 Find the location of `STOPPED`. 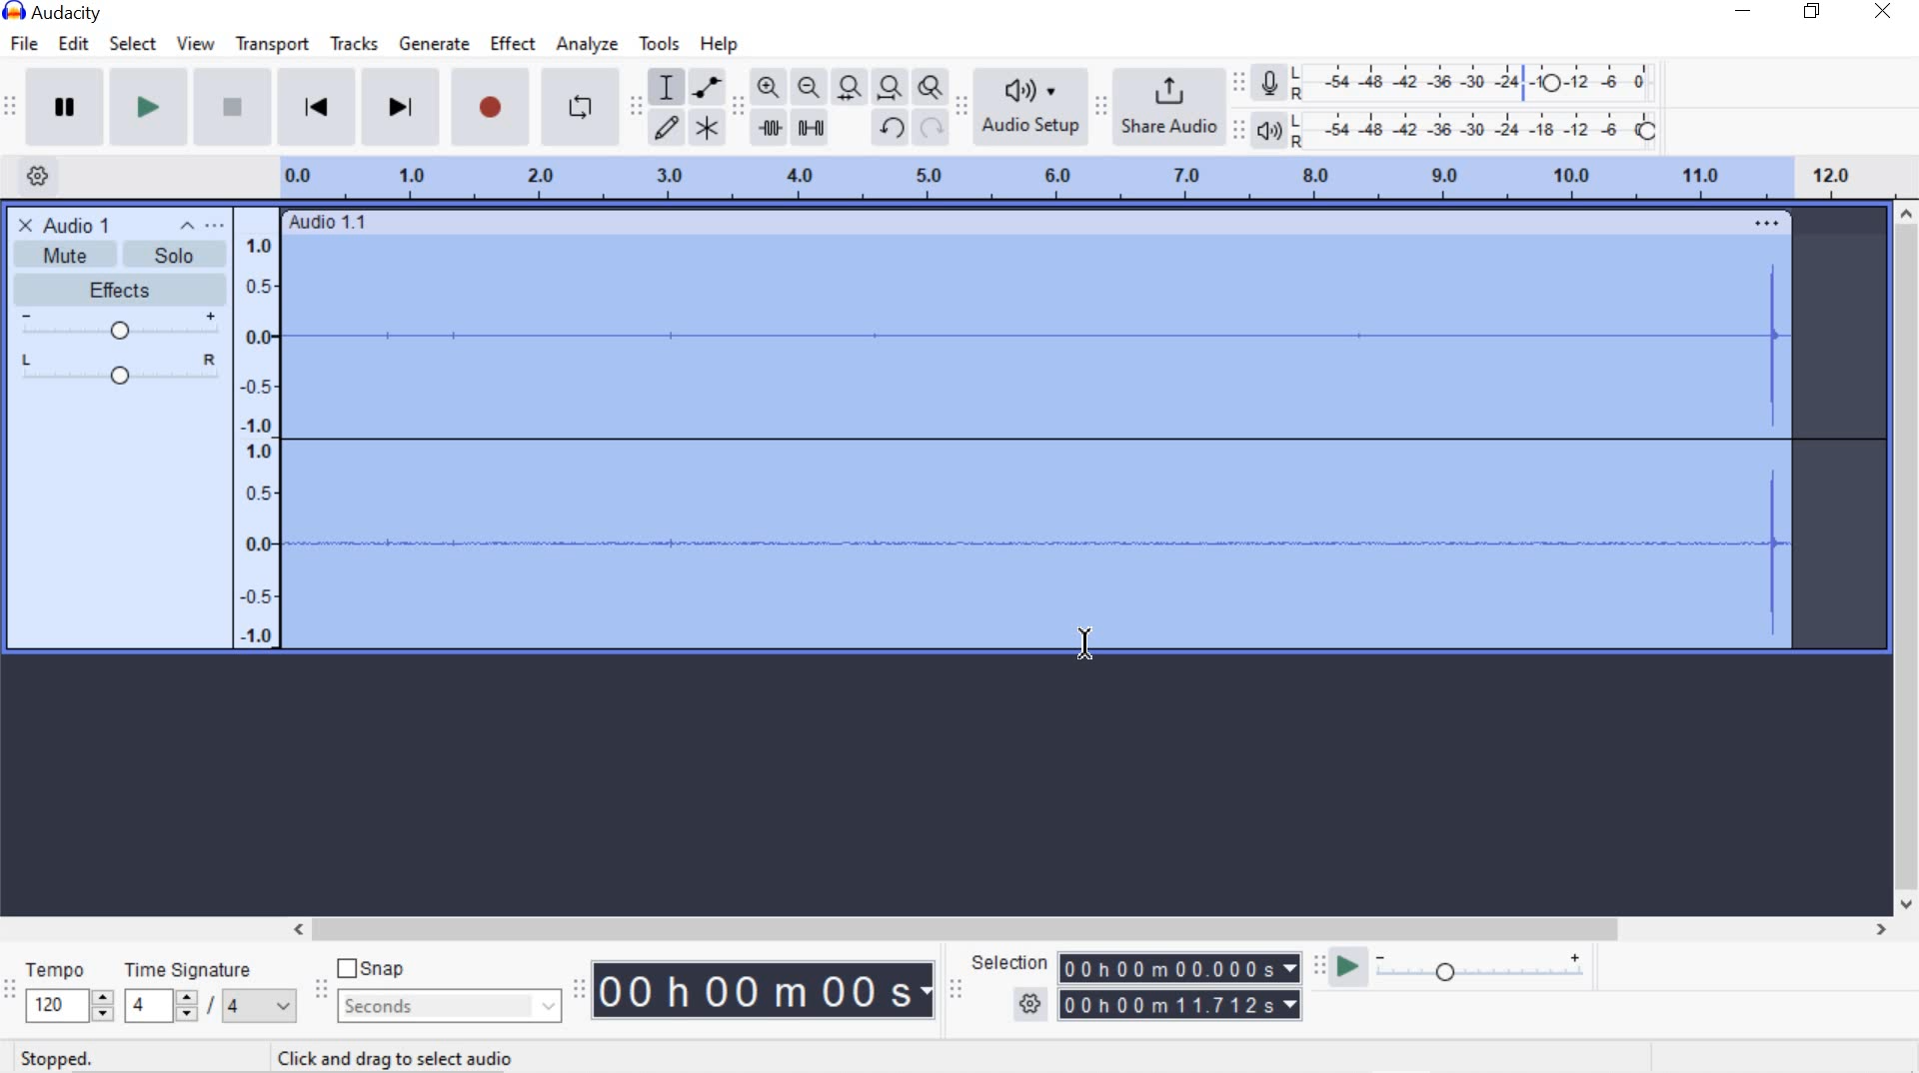

STOPPED is located at coordinates (56, 1058).